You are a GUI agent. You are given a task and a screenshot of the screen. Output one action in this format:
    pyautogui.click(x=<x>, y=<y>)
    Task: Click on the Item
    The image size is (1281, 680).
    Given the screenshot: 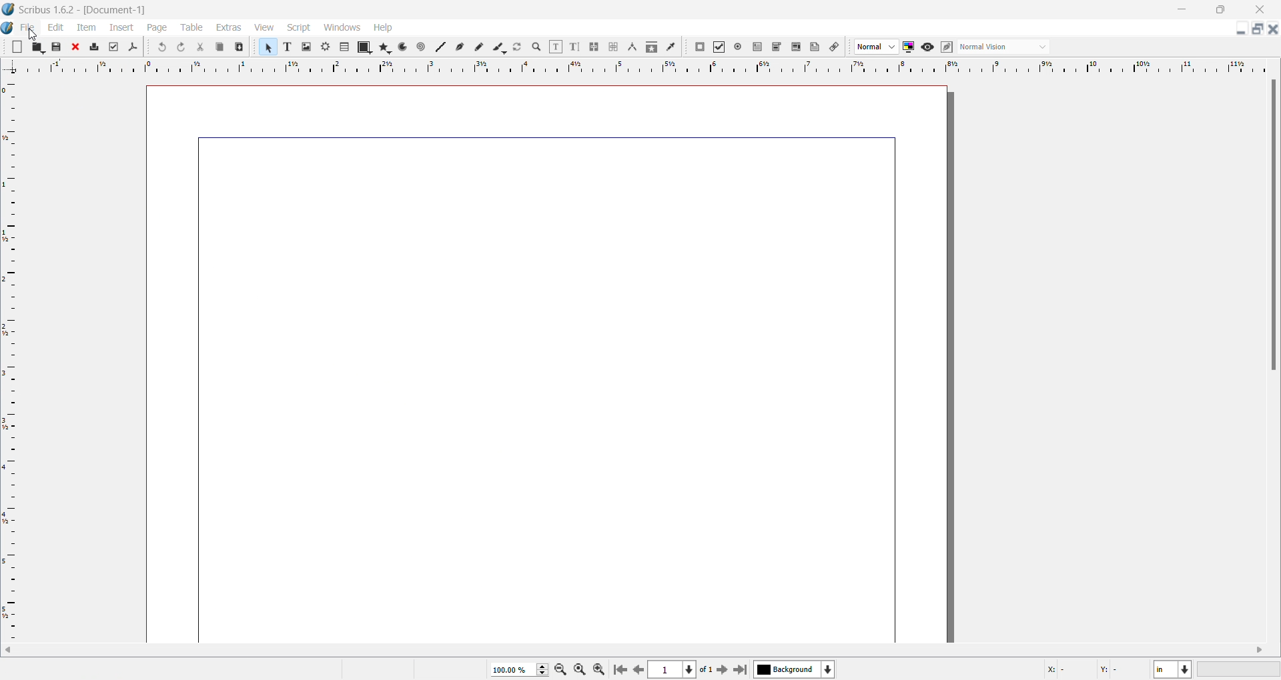 What is the action you would take?
    pyautogui.click(x=89, y=29)
    